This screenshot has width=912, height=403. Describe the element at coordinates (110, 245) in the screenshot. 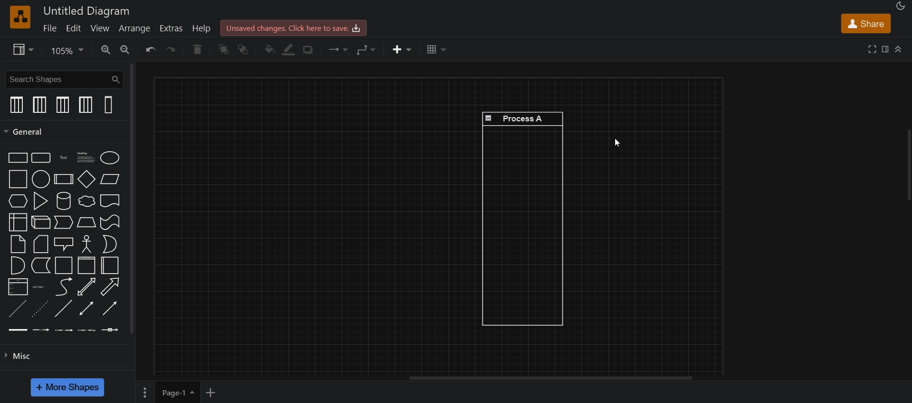

I see `or` at that location.